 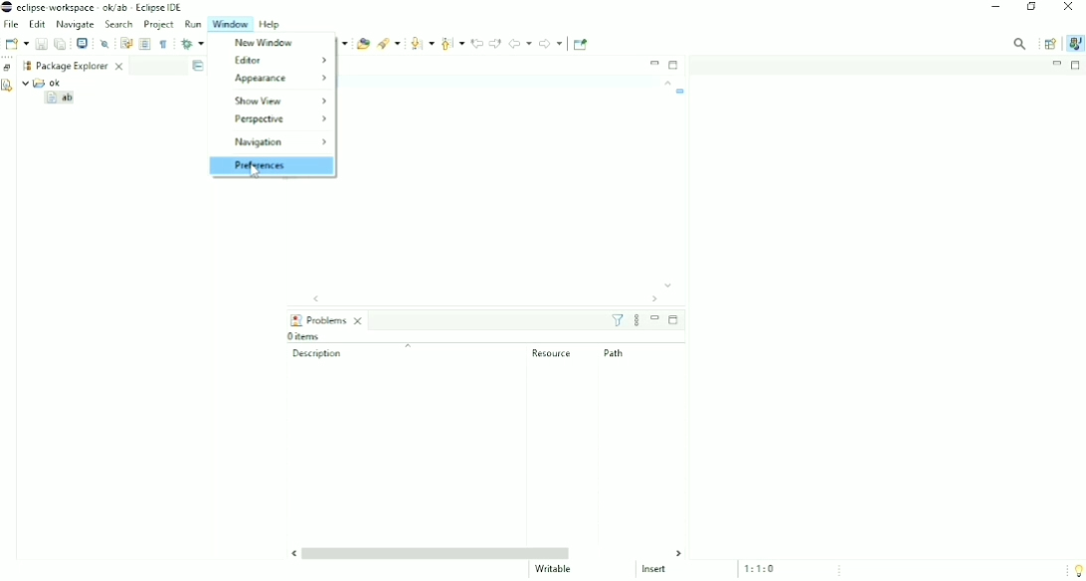 What do you see at coordinates (1033, 8) in the screenshot?
I see `Restore down` at bounding box center [1033, 8].